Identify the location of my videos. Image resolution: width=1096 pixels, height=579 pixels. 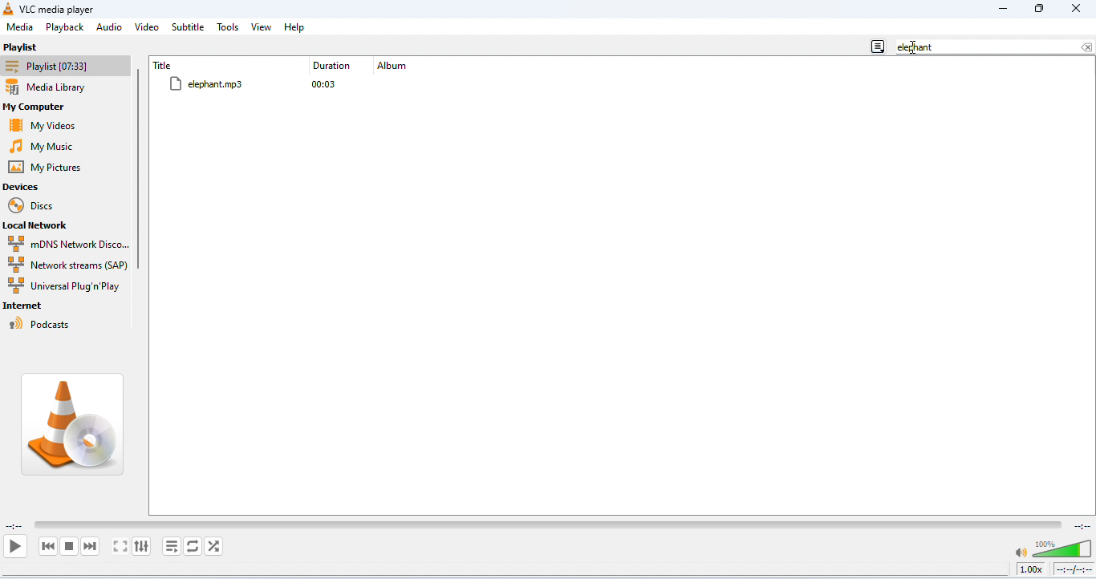
(47, 125).